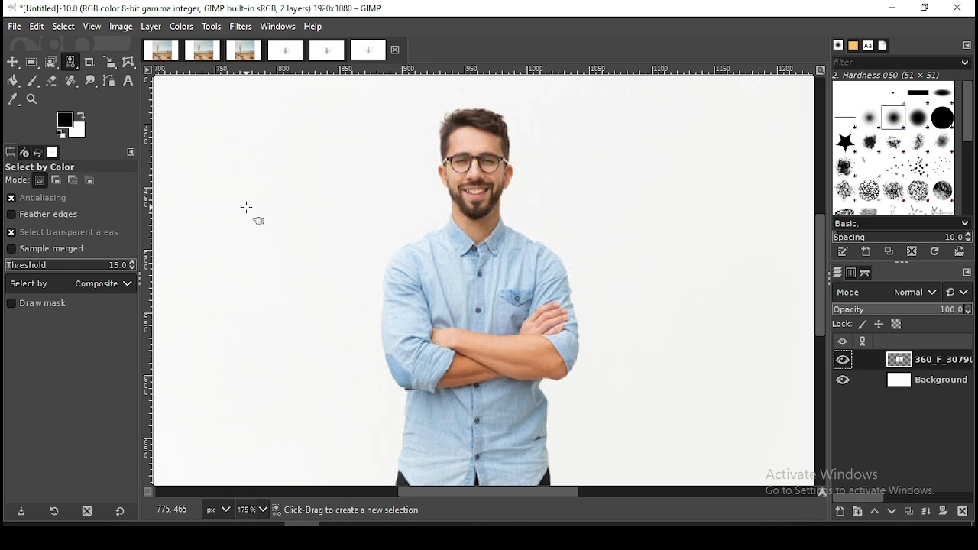 The image size is (978, 550). Describe the element at coordinates (120, 510) in the screenshot. I see `reset` at that location.